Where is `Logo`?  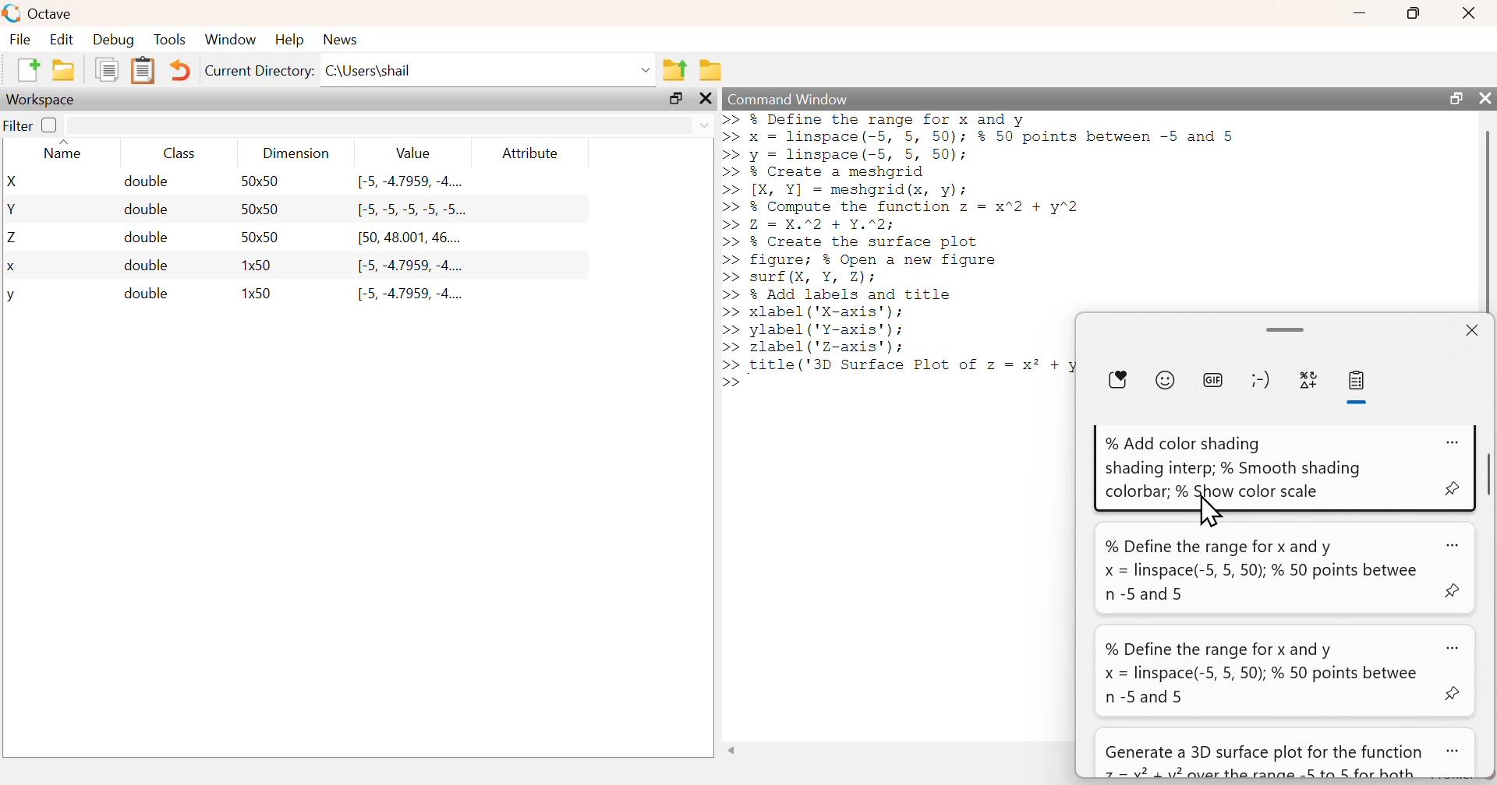 Logo is located at coordinates (13, 14).